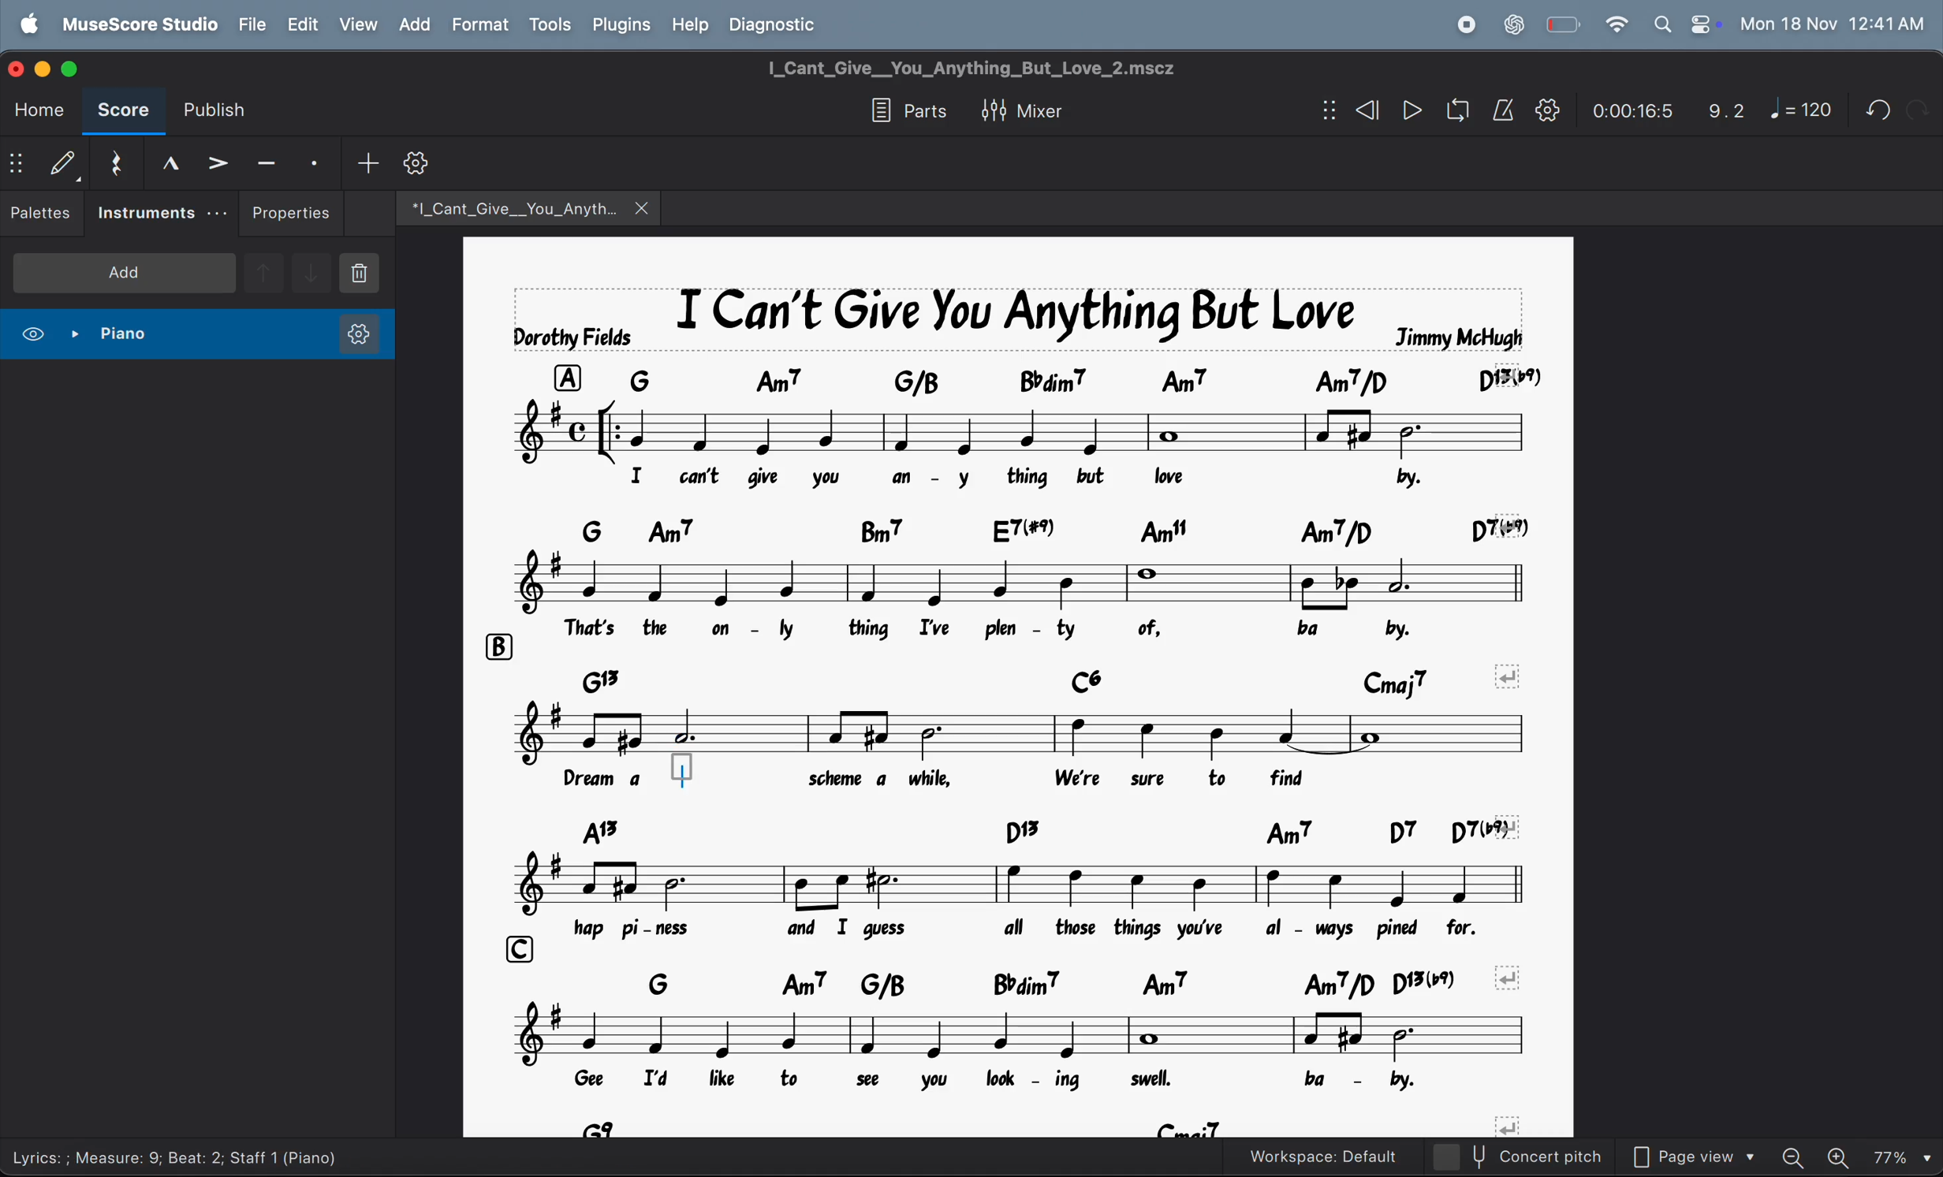 This screenshot has height=1177, width=1943. Describe the element at coordinates (1843, 1157) in the screenshot. I see `zoom in` at that location.